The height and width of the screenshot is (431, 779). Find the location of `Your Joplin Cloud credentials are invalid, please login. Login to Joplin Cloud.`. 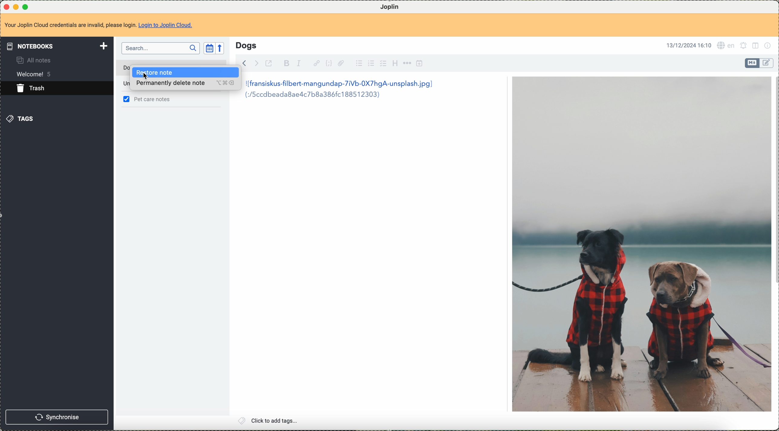

Your Joplin Cloud credentials are invalid, please login. Login to Joplin Cloud. is located at coordinates (104, 25).